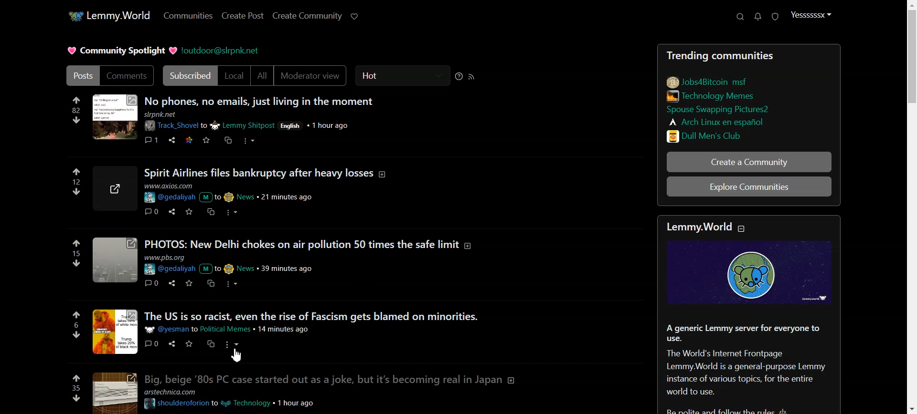  Describe the element at coordinates (77, 243) in the screenshot. I see `upvote` at that location.